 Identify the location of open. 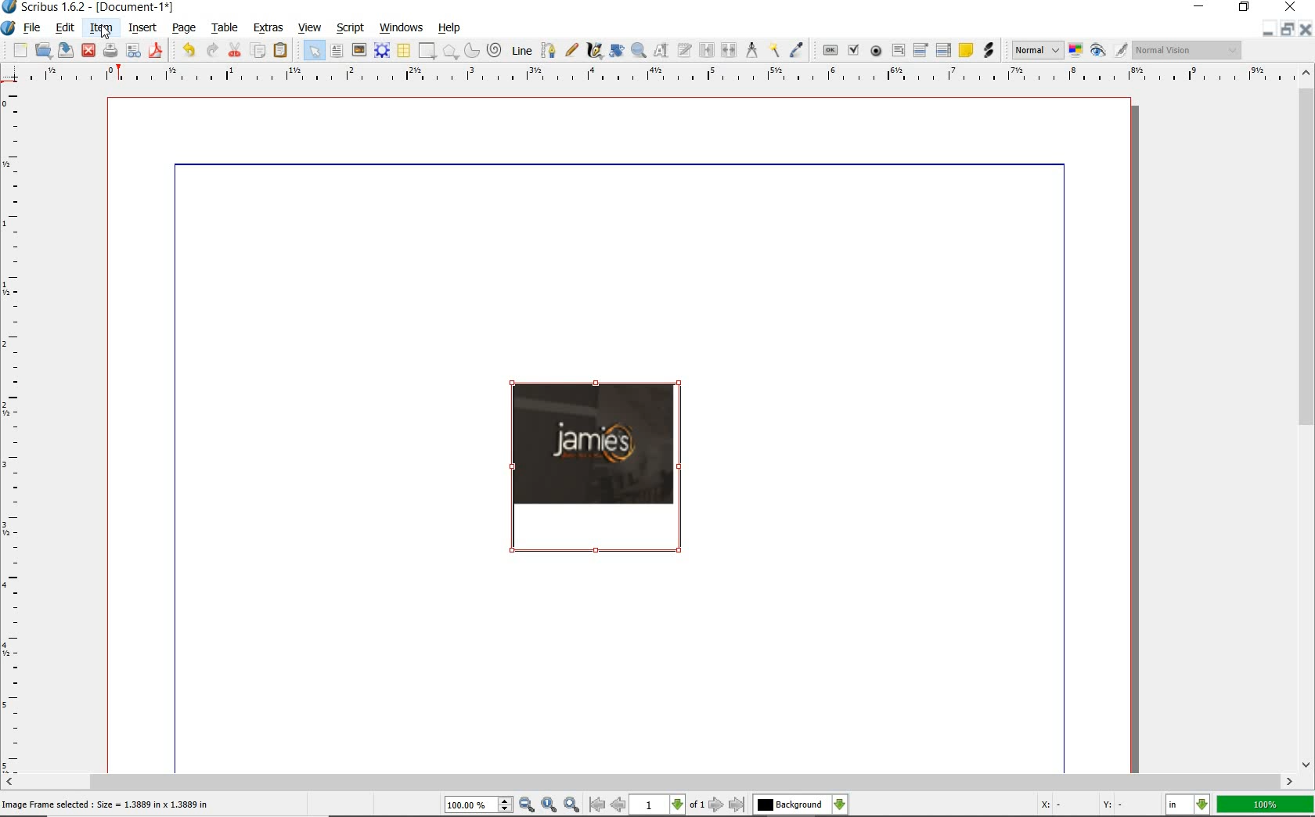
(42, 49).